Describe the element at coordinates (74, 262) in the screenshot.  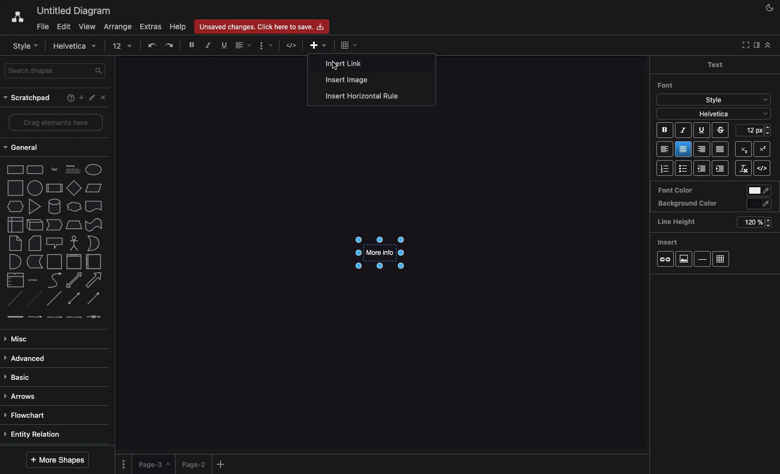
I see `vertical container` at that location.